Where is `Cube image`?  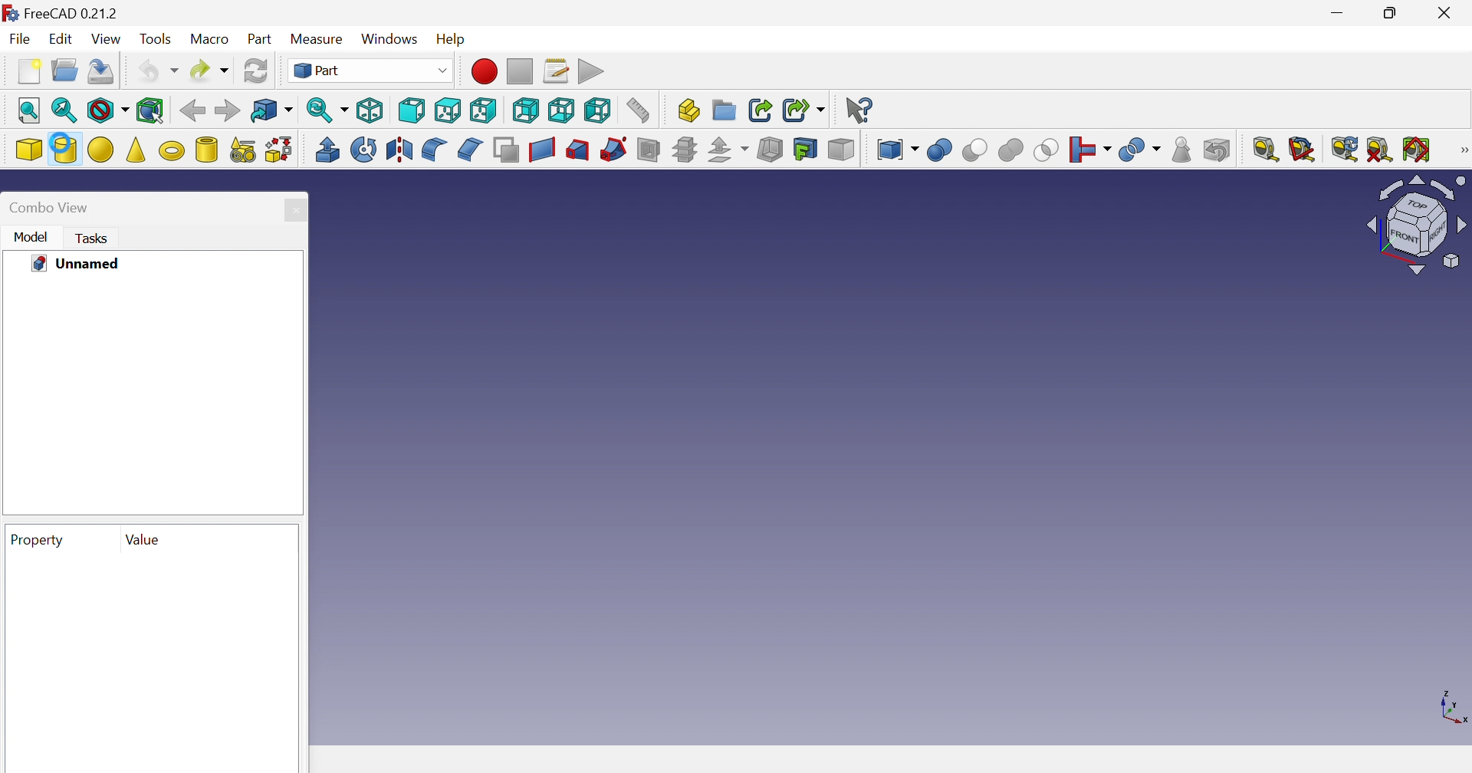
Cube image is located at coordinates (1418, 224).